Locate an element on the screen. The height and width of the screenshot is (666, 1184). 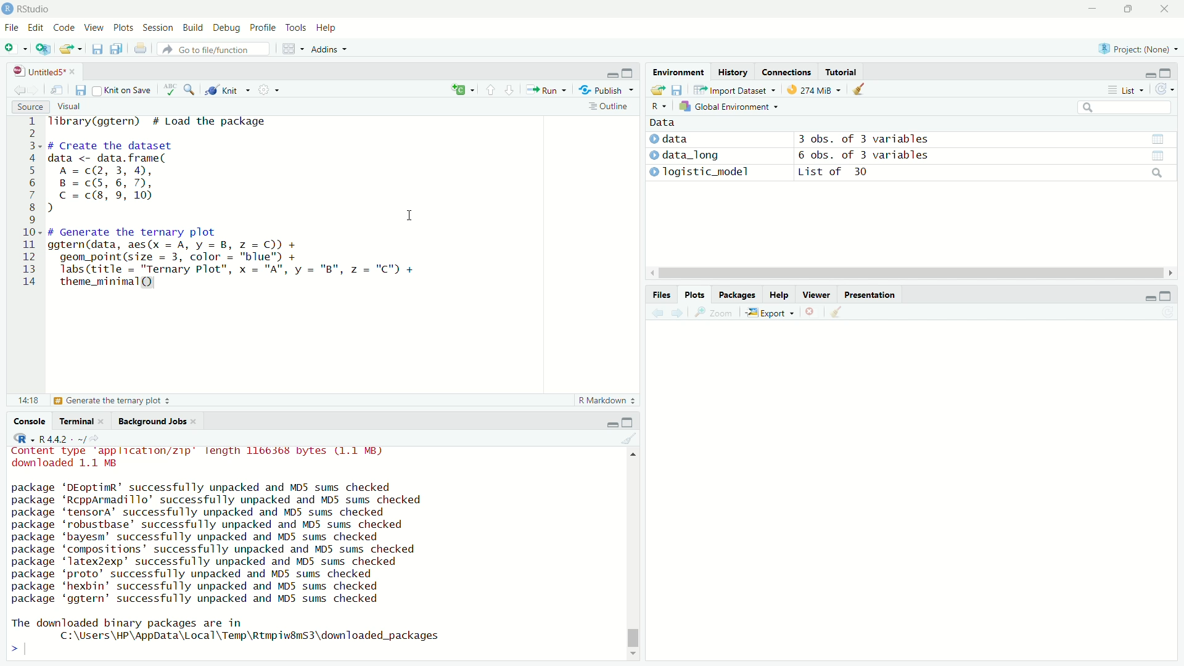
Tools is located at coordinates (295, 27).